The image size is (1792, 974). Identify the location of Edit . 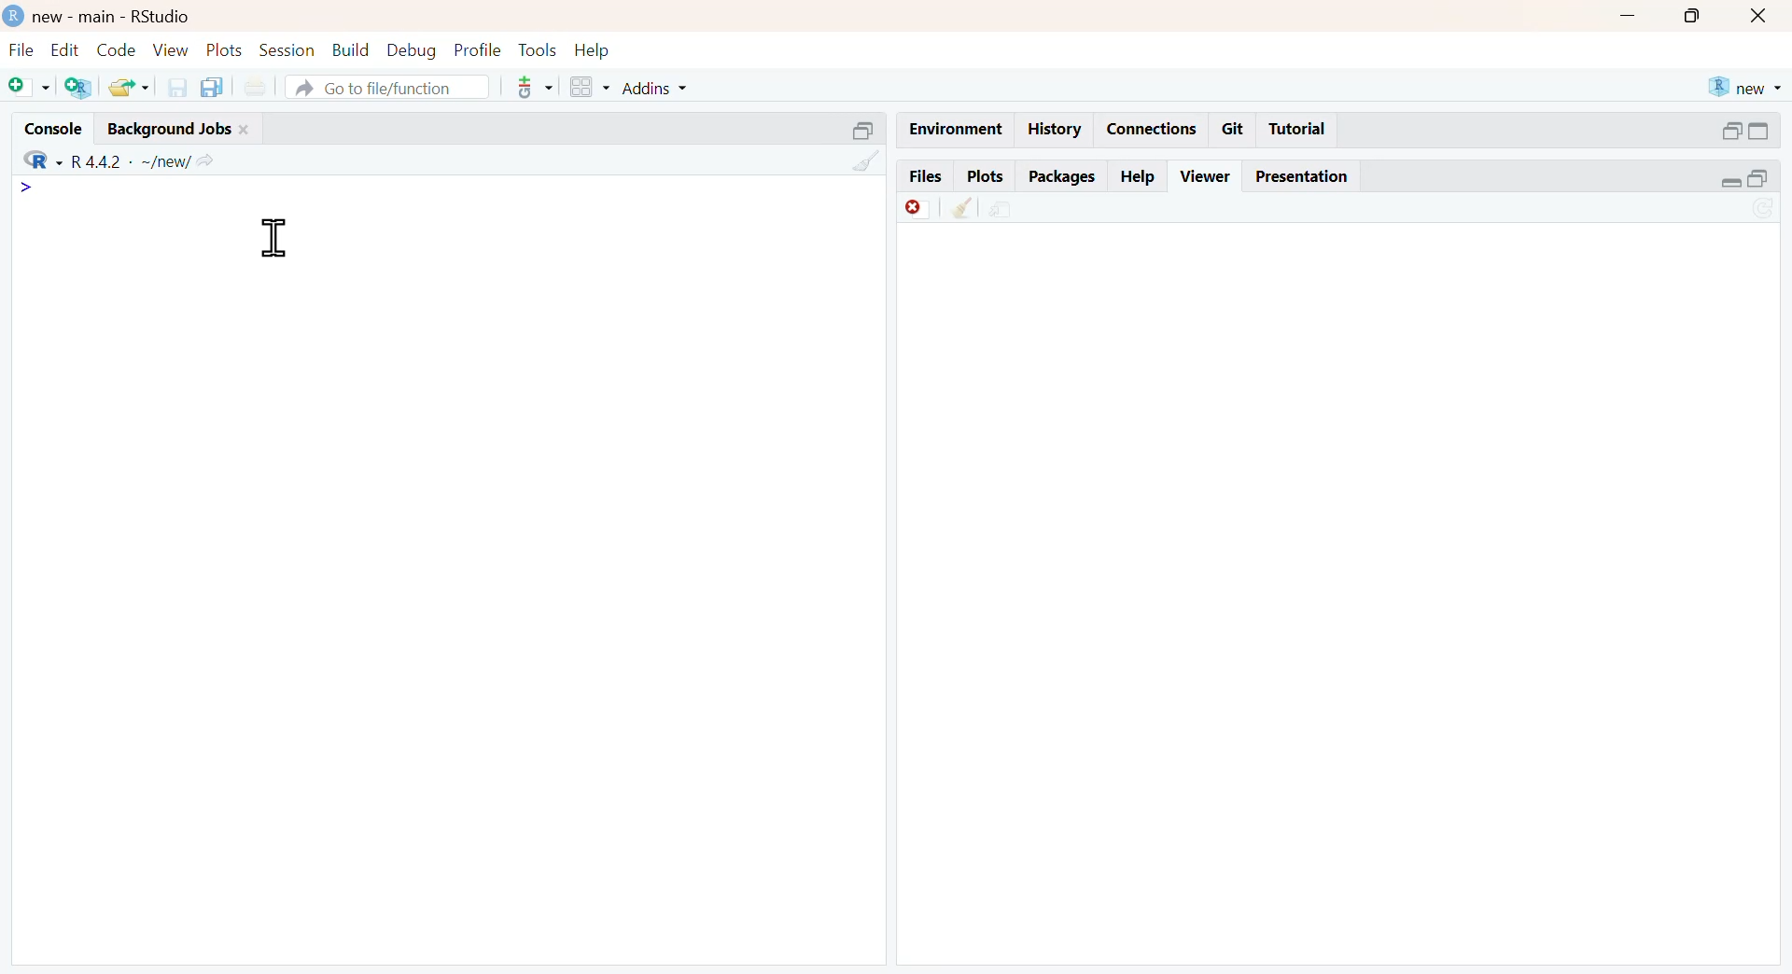
(66, 49).